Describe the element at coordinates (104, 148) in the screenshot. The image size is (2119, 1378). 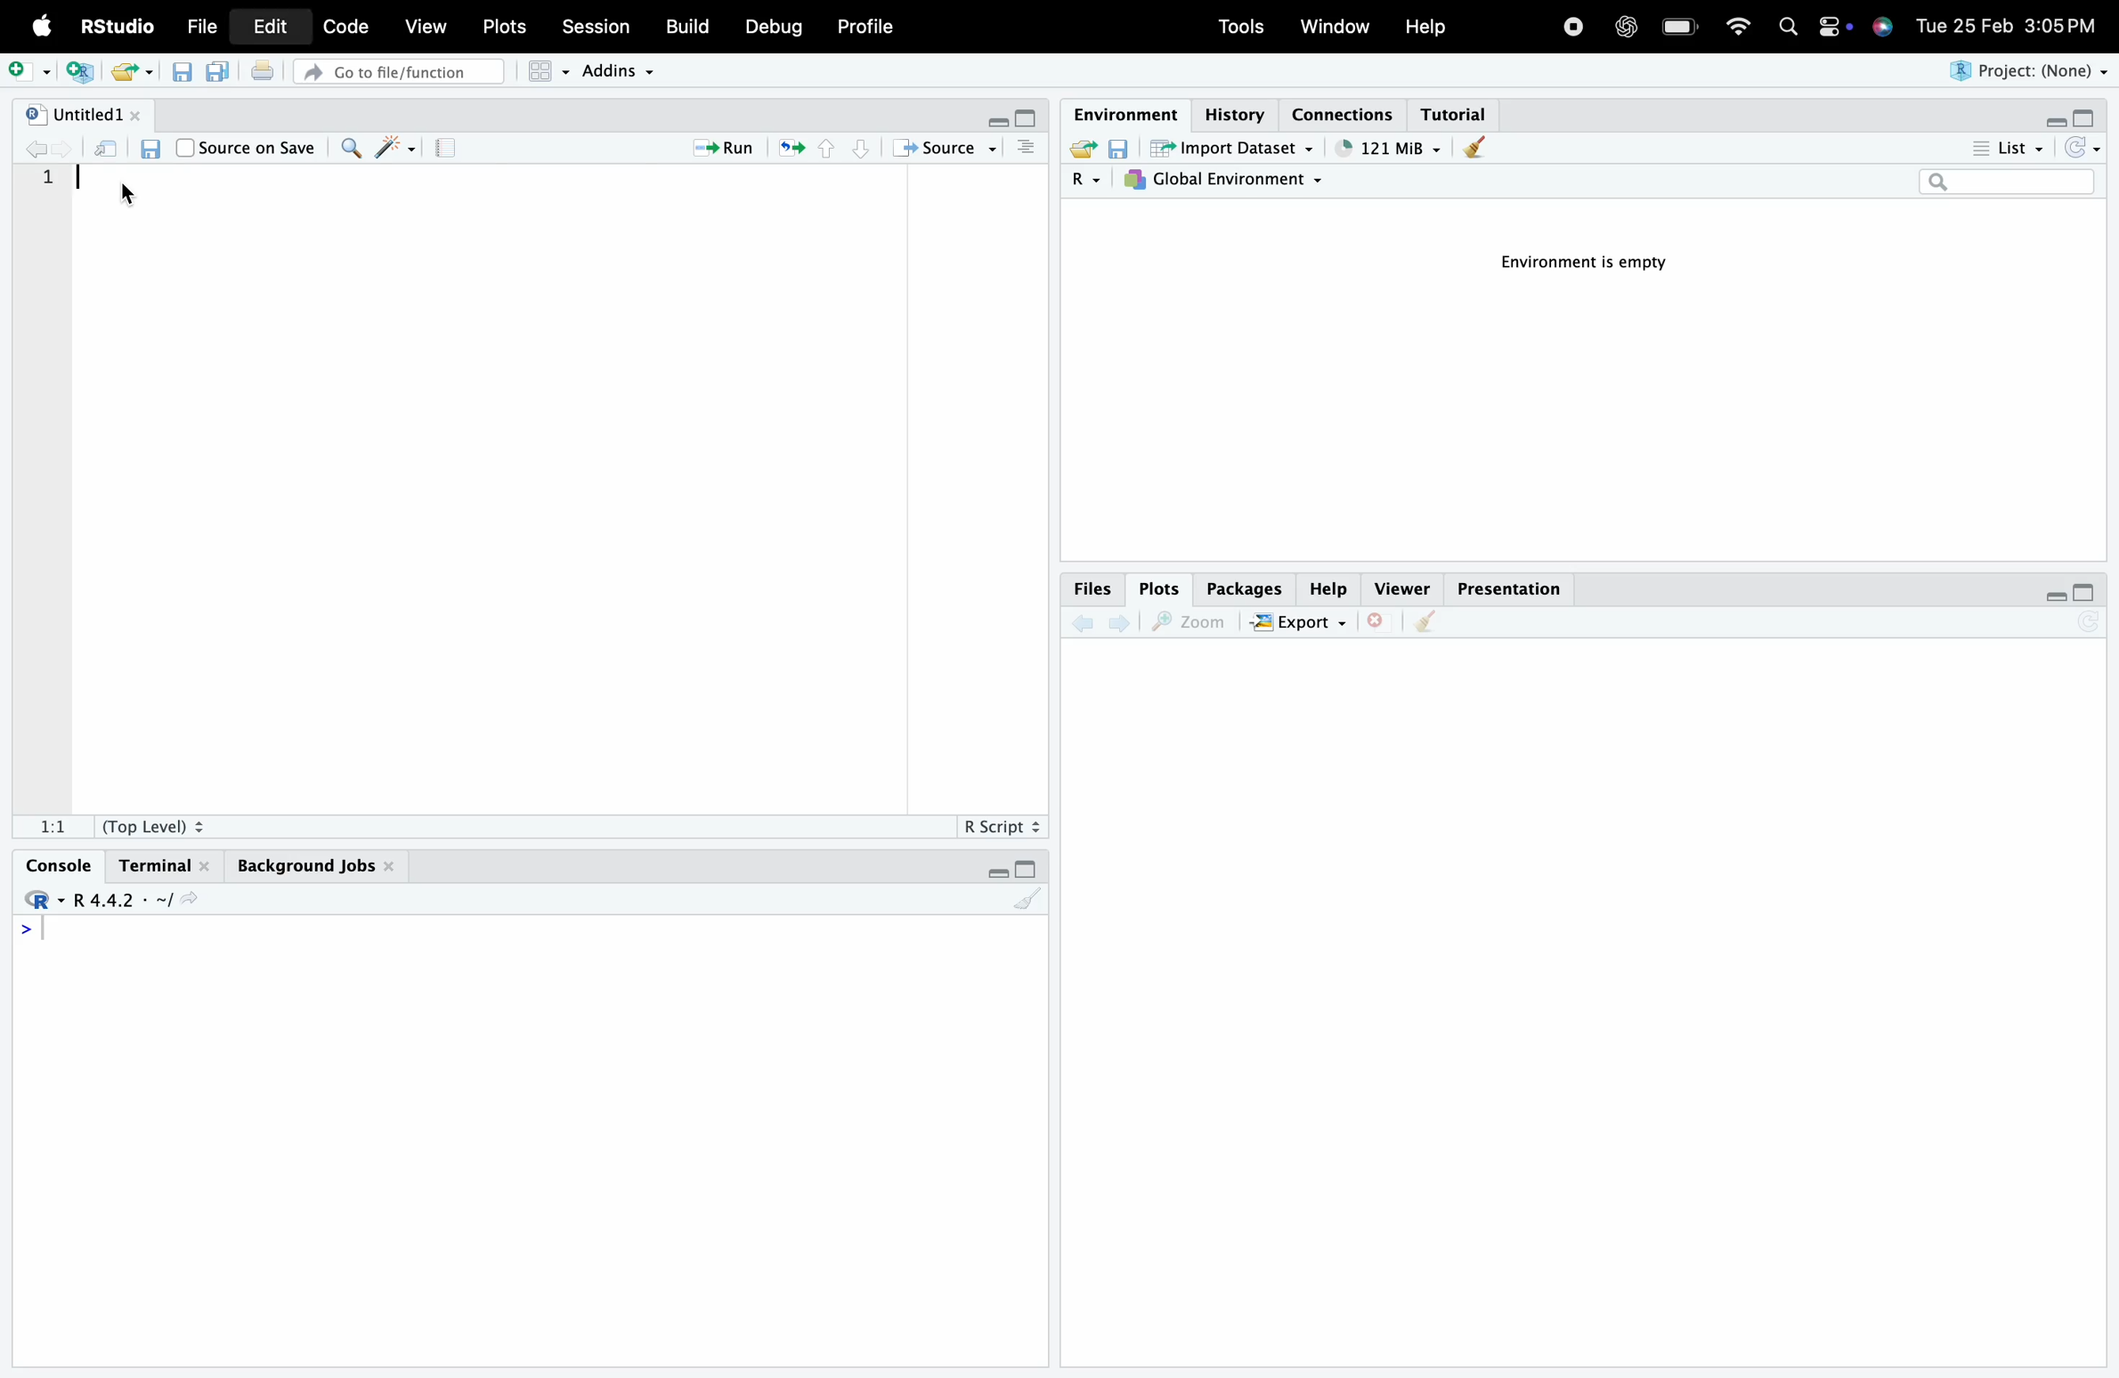
I see `Show in new window` at that location.